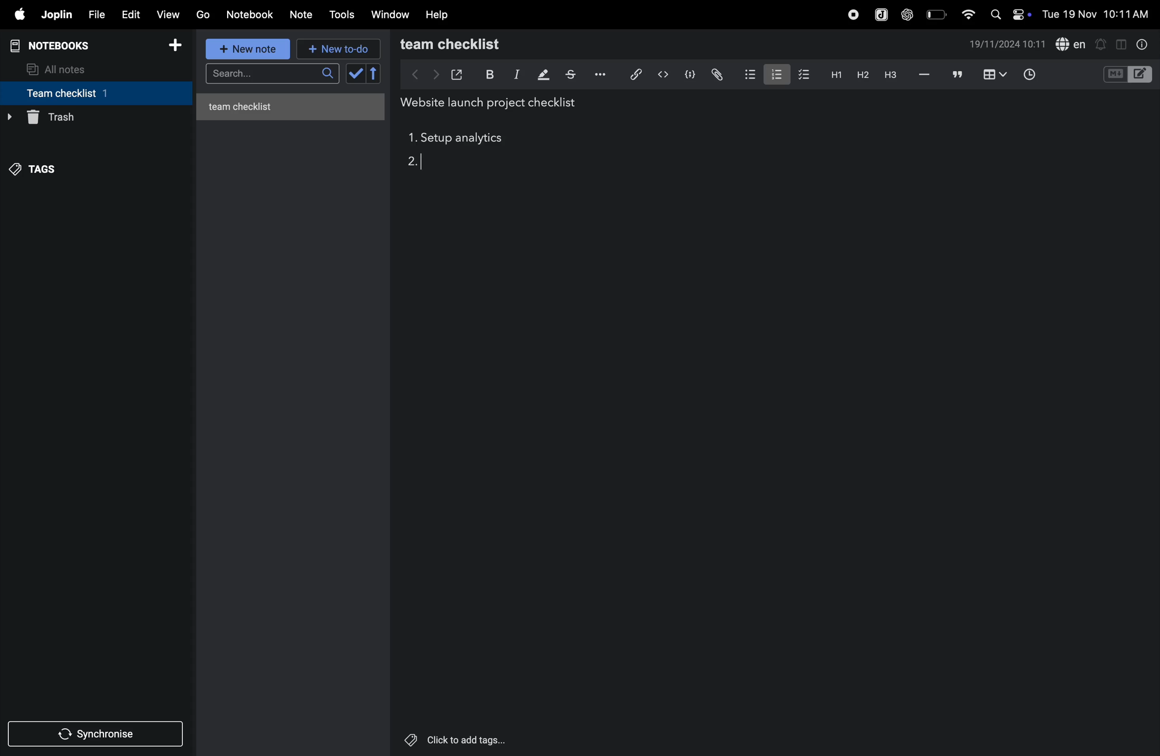 The width and height of the screenshot is (1160, 756). Describe the element at coordinates (993, 74) in the screenshot. I see `table` at that location.